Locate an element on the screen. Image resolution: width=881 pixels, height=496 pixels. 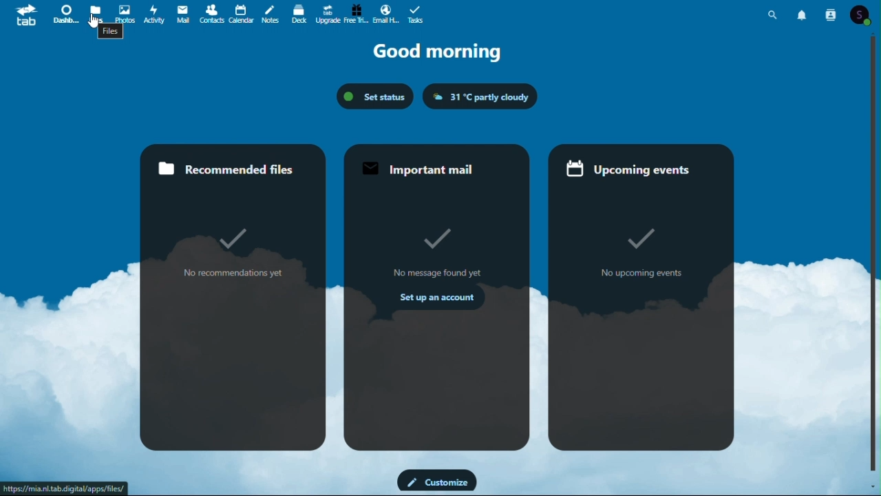
Important mail is located at coordinates (434, 168).